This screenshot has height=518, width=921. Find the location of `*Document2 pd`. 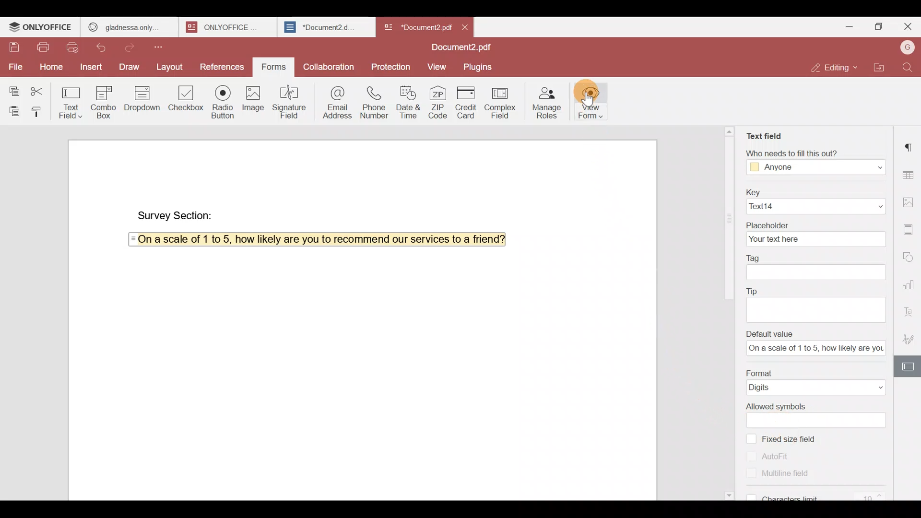

*Document2 pd is located at coordinates (415, 27).